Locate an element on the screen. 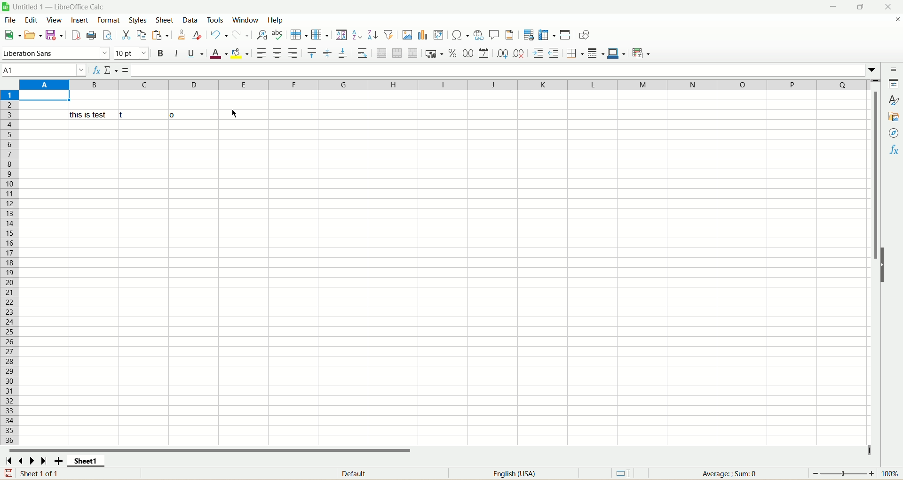  scroll to last sheet is located at coordinates (42, 458).